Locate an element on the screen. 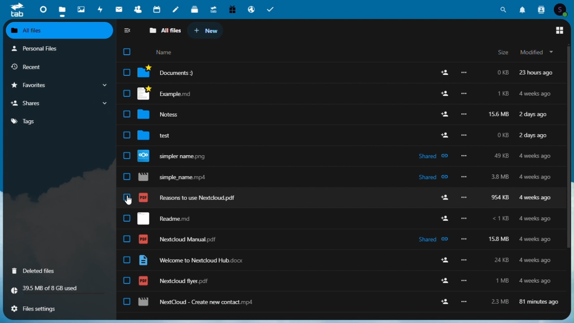 This screenshot has width=574, height=323. nextcloud flyer.pdg is located at coordinates (174, 281).